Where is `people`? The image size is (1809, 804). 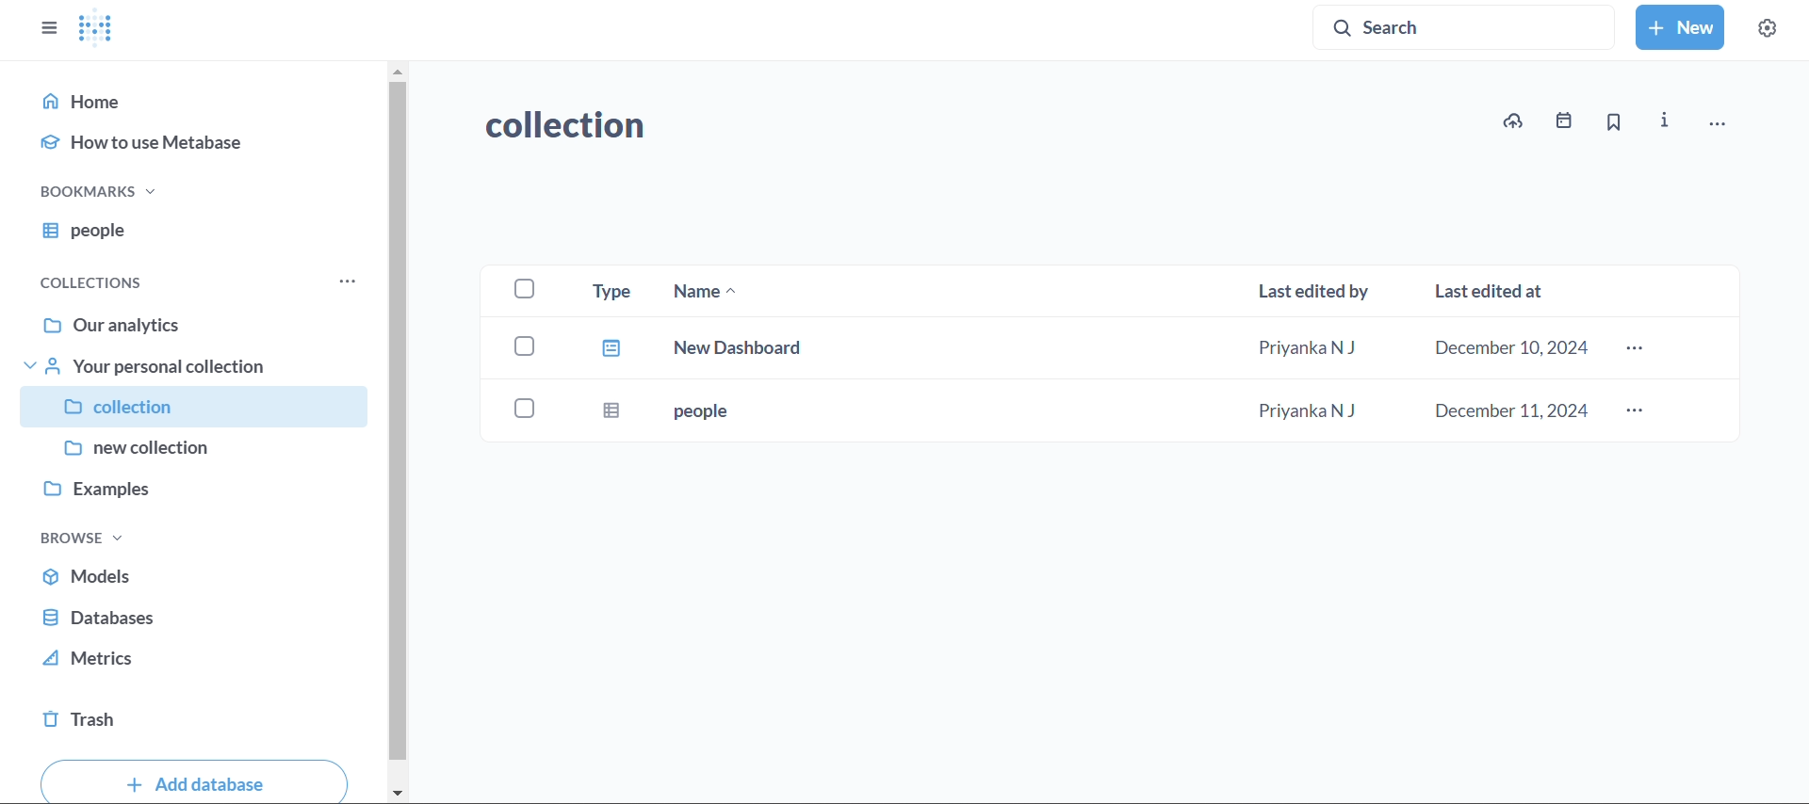
people is located at coordinates (710, 411).